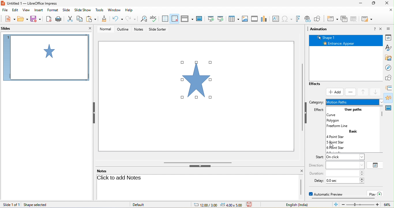 This screenshot has height=208, width=394. What do you see at coordinates (375, 29) in the screenshot?
I see `help` at bounding box center [375, 29].